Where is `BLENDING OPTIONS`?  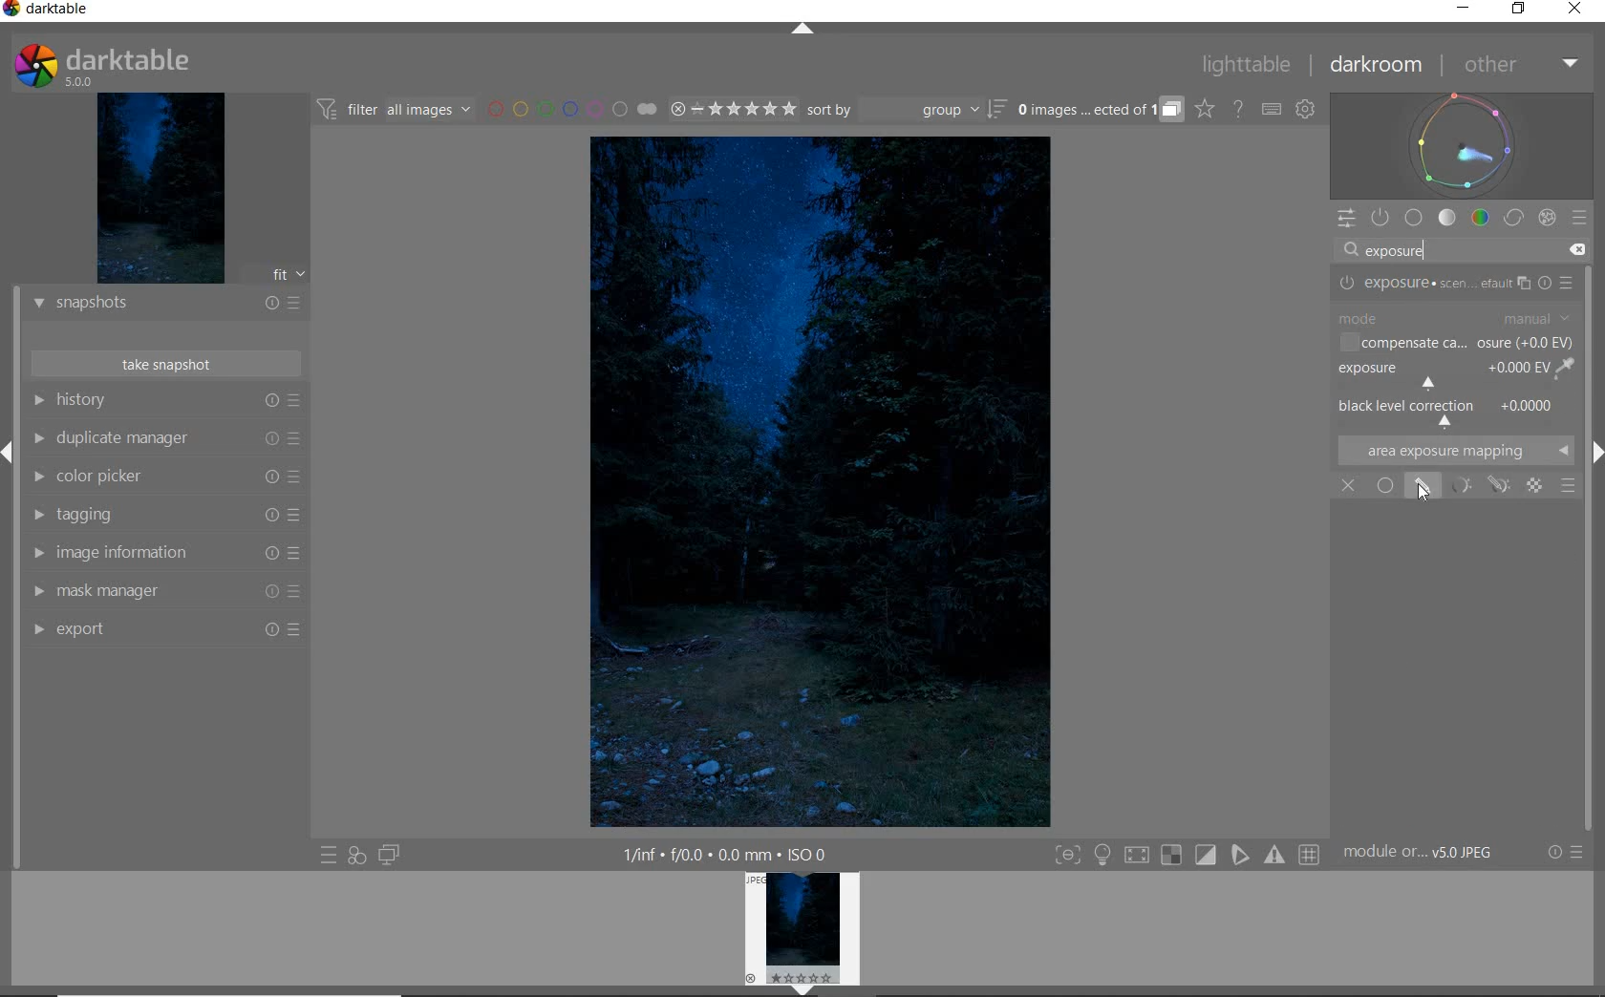 BLENDING OPTIONS is located at coordinates (1569, 486).